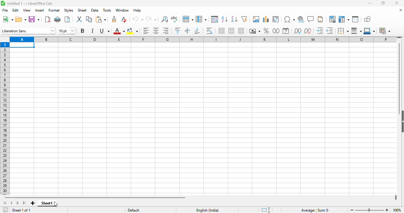 This screenshot has width=404, height=213. Describe the element at coordinates (5, 118) in the screenshot. I see `rows` at that location.